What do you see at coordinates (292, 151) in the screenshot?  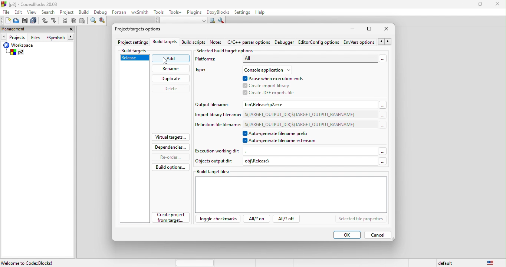 I see `execution working dir` at bounding box center [292, 151].